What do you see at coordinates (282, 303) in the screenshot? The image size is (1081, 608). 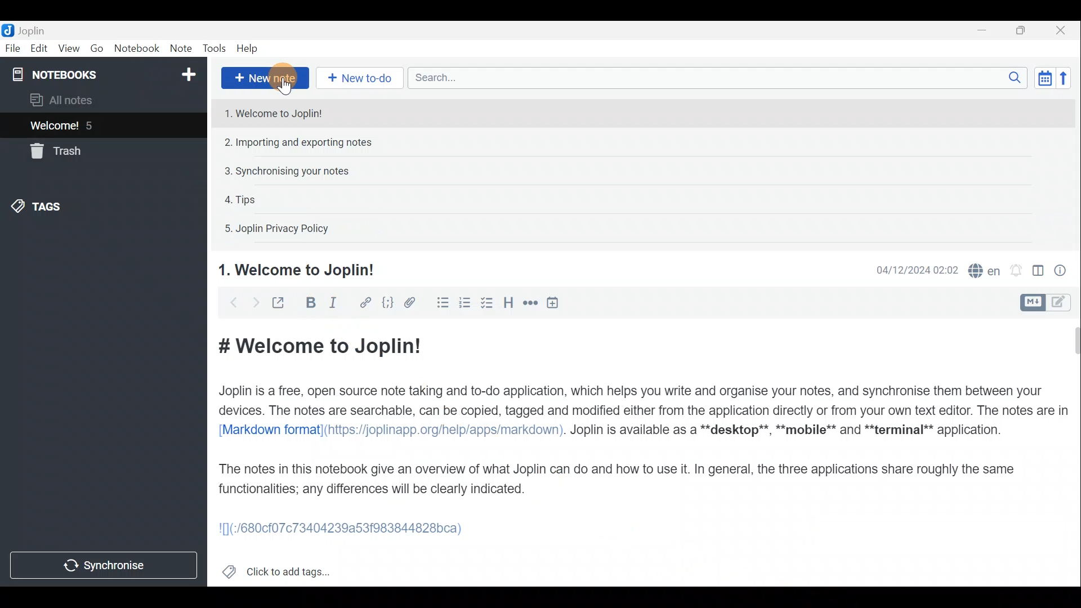 I see `Toggle external editing` at bounding box center [282, 303].